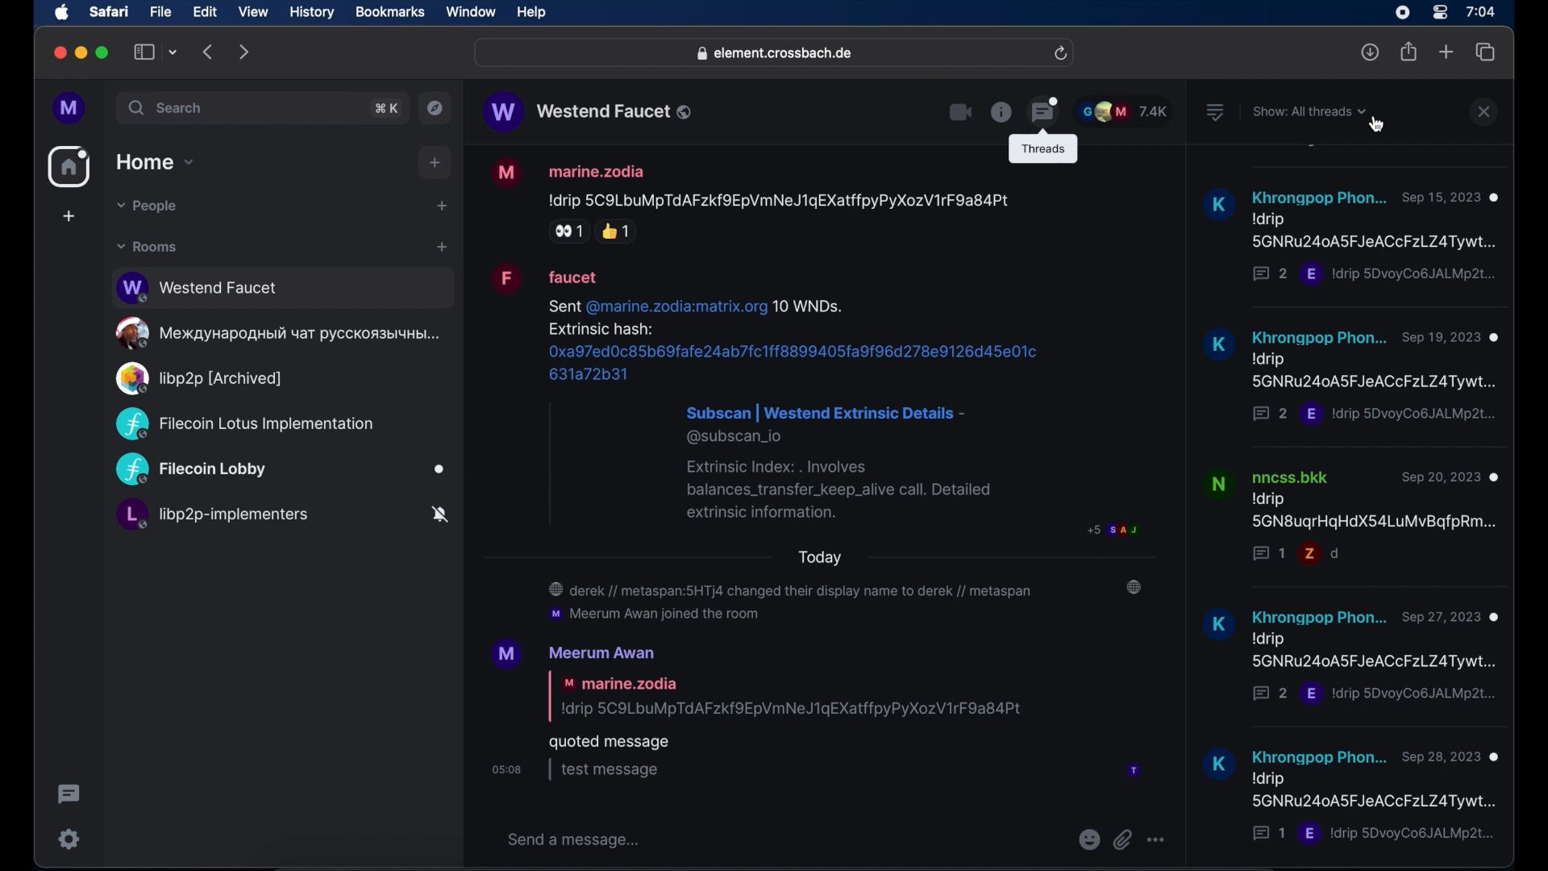 Image resolution: width=1548 pixels, height=871 pixels. Describe the element at coordinates (1044, 110) in the screenshot. I see `threads` at that location.